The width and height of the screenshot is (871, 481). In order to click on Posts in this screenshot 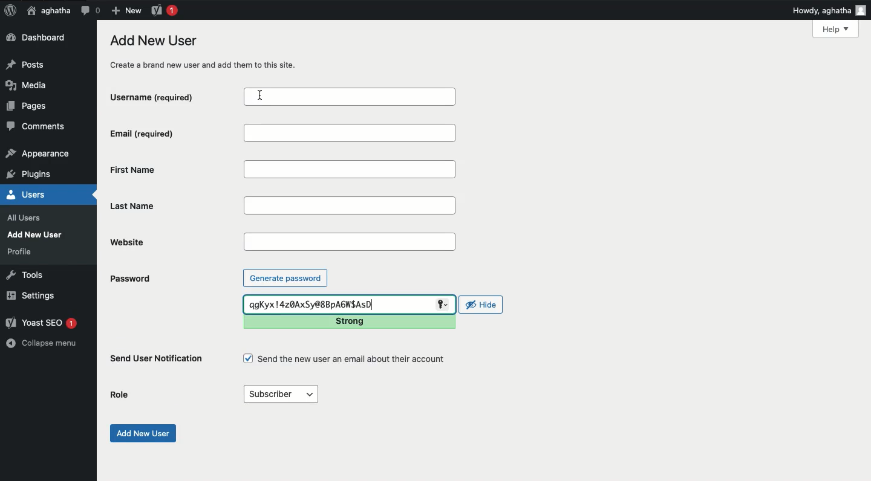, I will do `click(28, 63)`.